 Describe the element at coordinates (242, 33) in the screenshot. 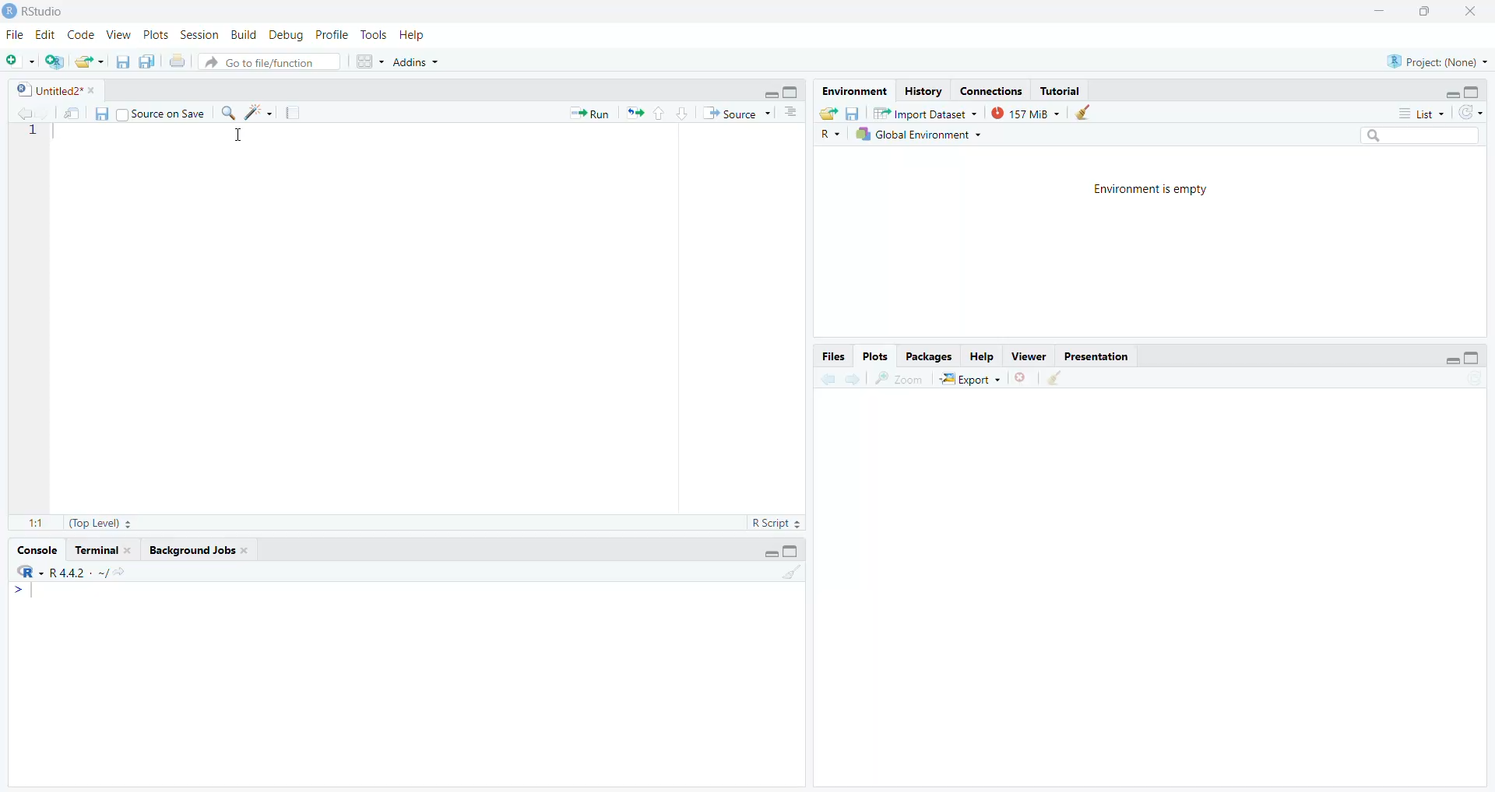

I see `Build` at that location.